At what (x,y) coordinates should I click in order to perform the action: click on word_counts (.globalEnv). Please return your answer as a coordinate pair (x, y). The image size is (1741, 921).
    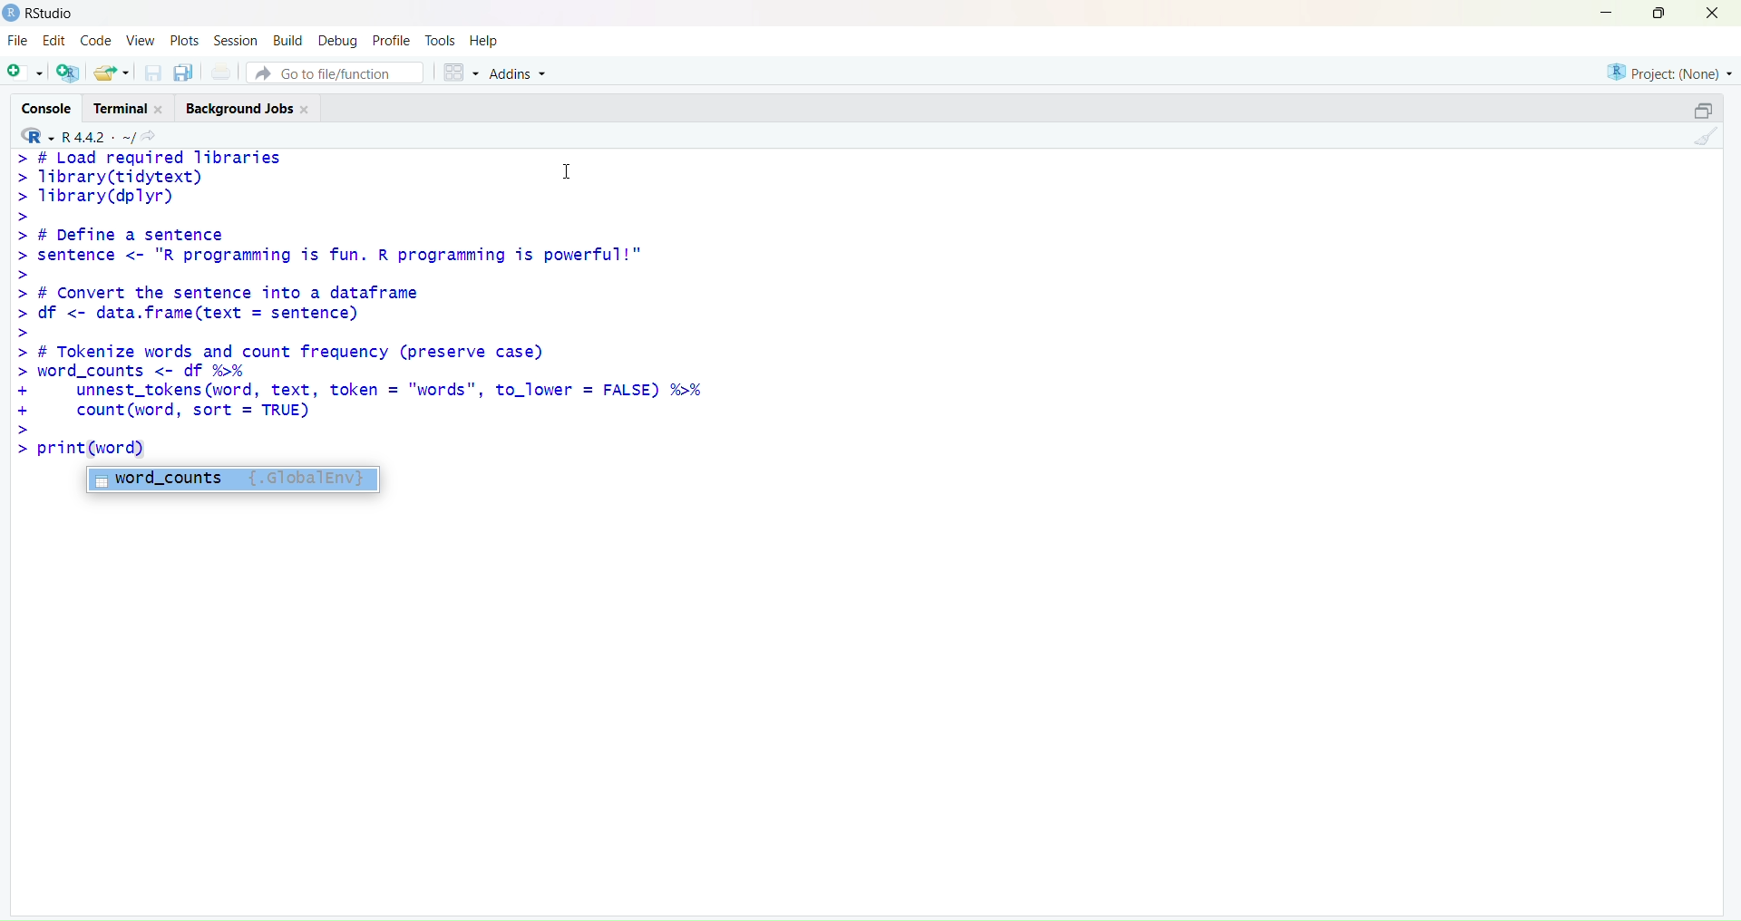
    Looking at the image, I should click on (240, 480).